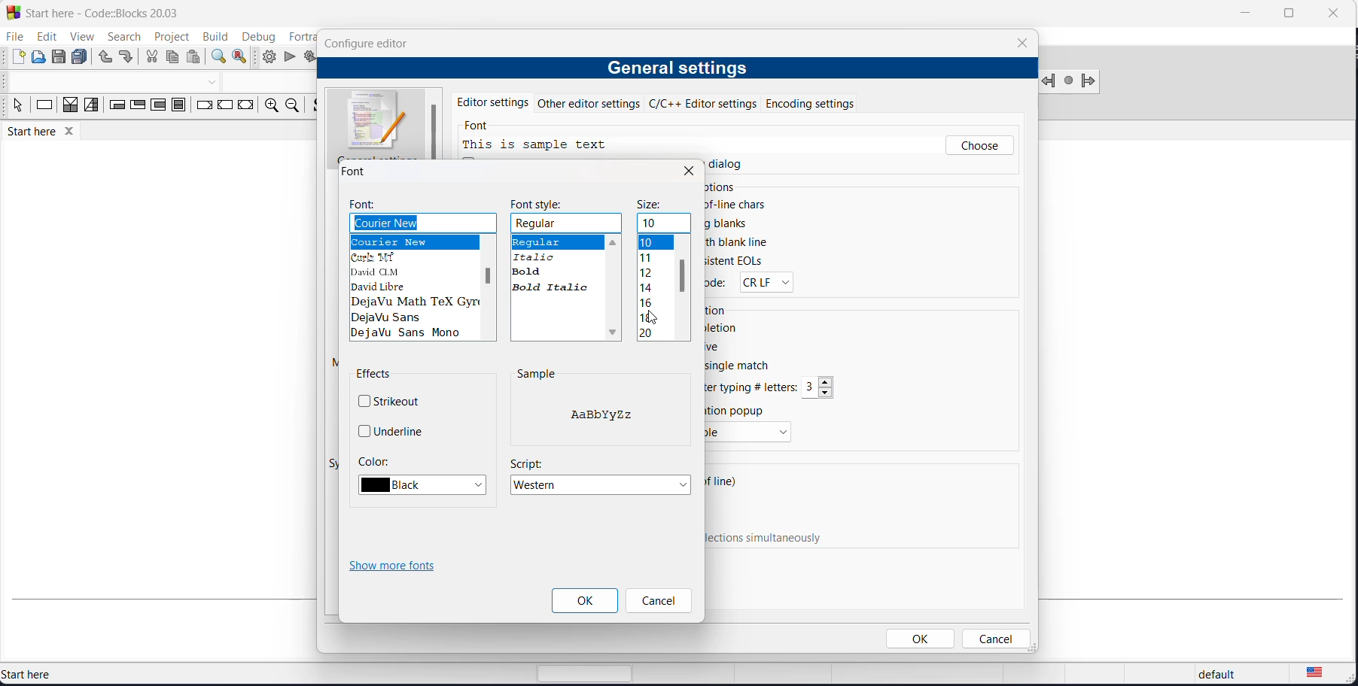 This screenshot has height=686, width=1358. I want to click on of-line chars, so click(739, 205).